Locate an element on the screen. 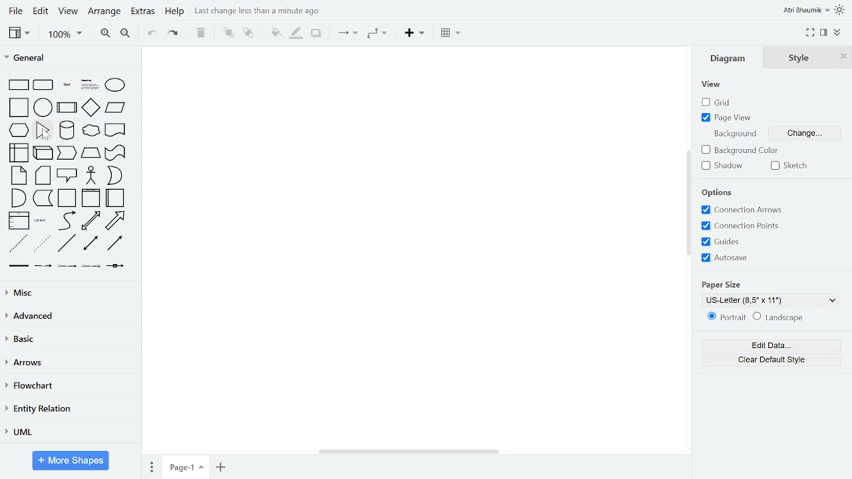  card is located at coordinates (43, 176).